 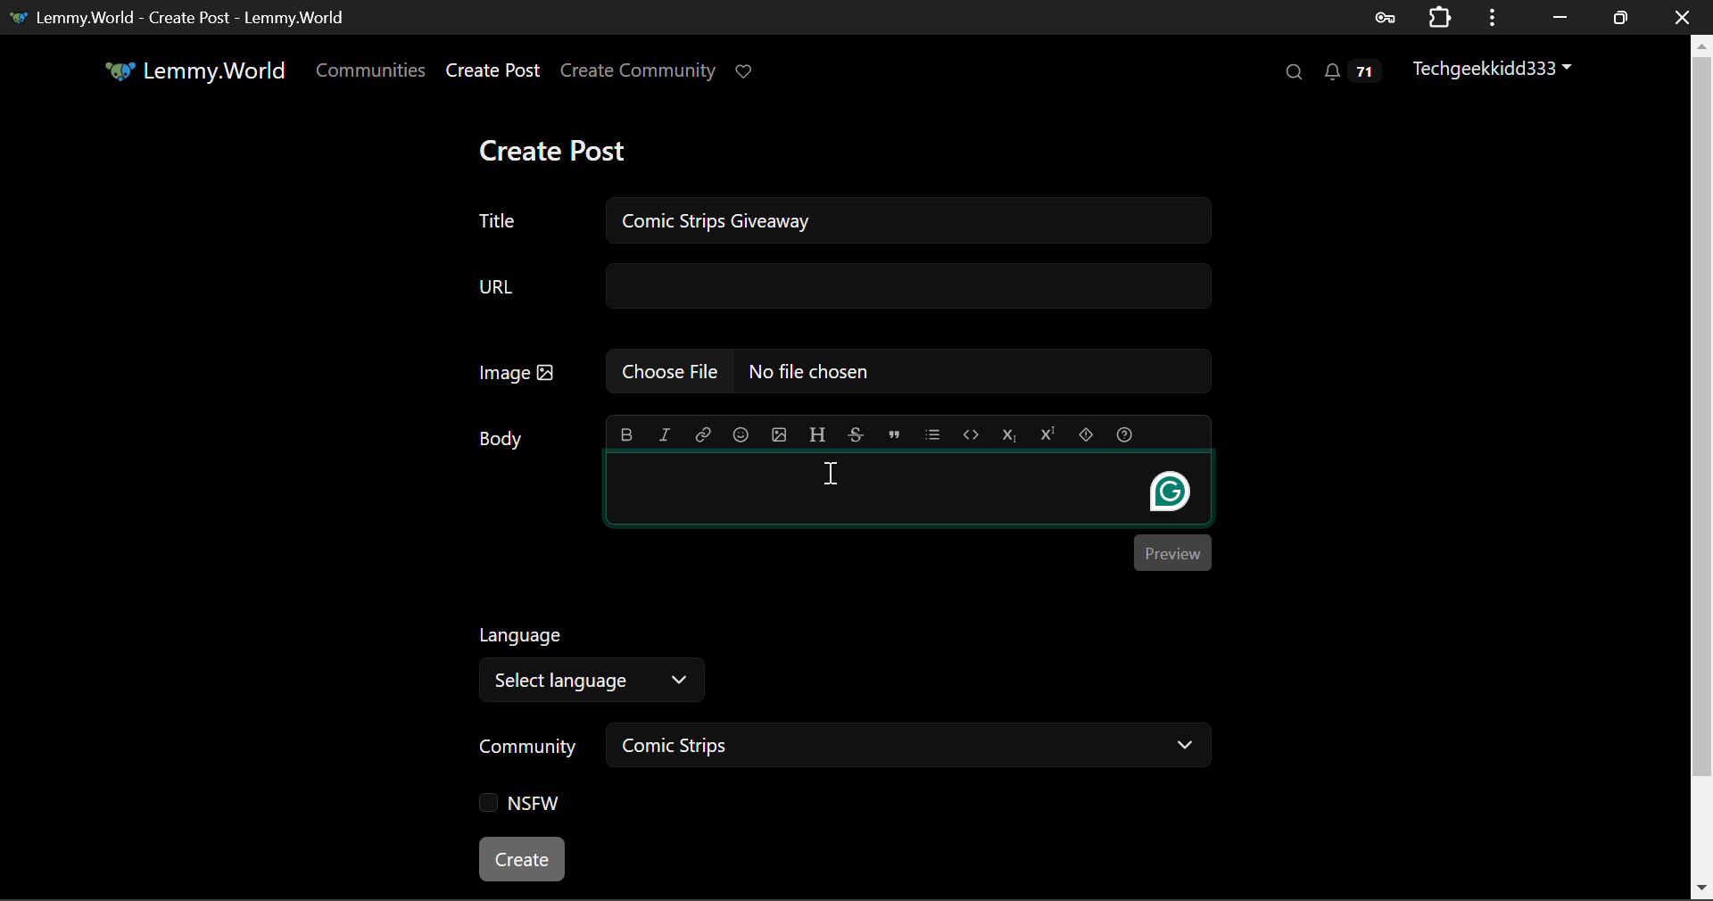 I want to click on Donate Page Link, so click(x=746, y=71).